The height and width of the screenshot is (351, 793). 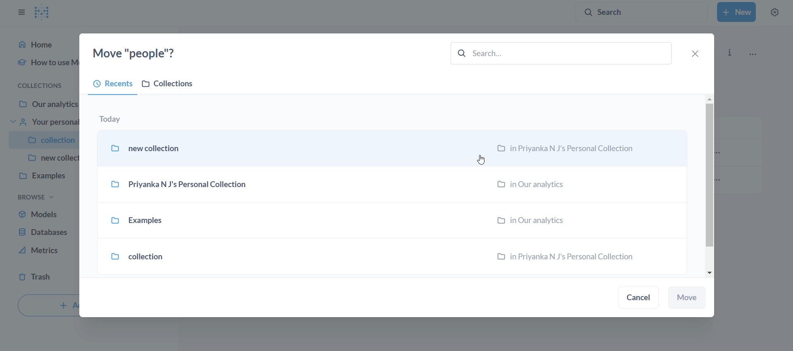 What do you see at coordinates (688, 297) in the screenshot?
I see `move` at bounding box center [688, 297].